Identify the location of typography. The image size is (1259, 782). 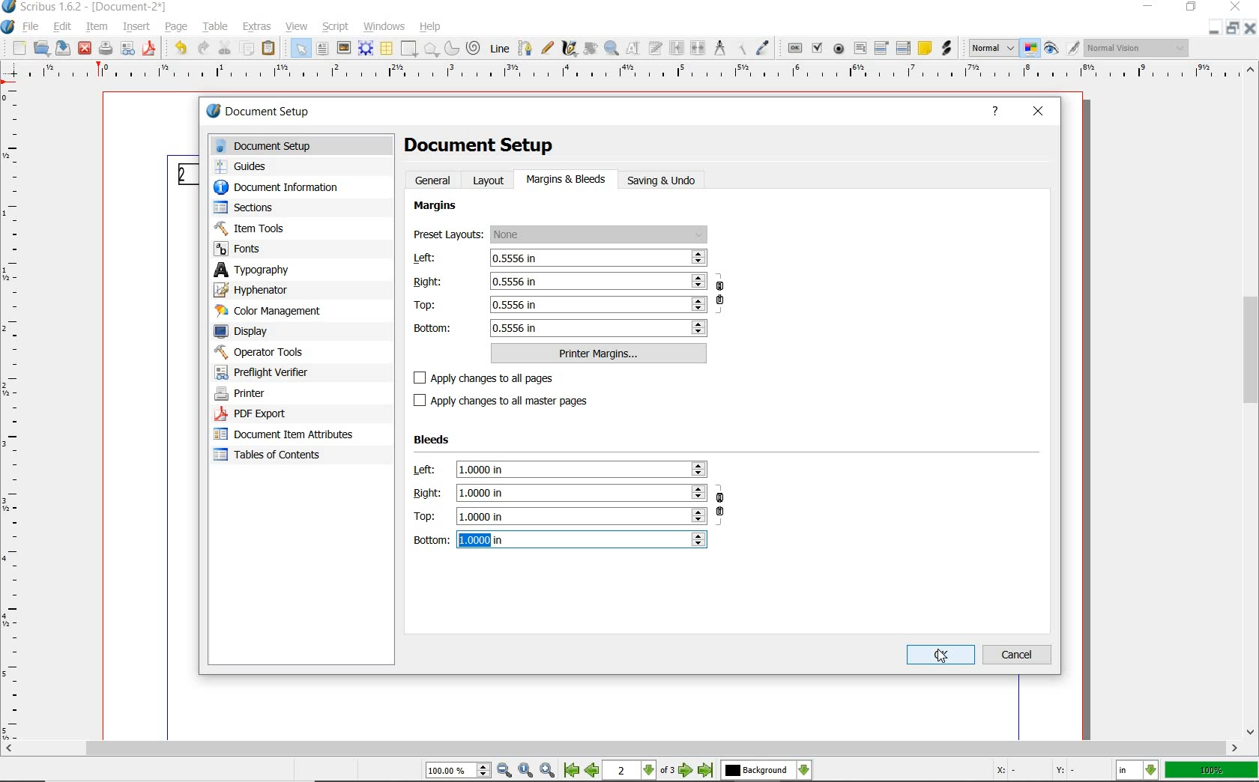
(301, 271).